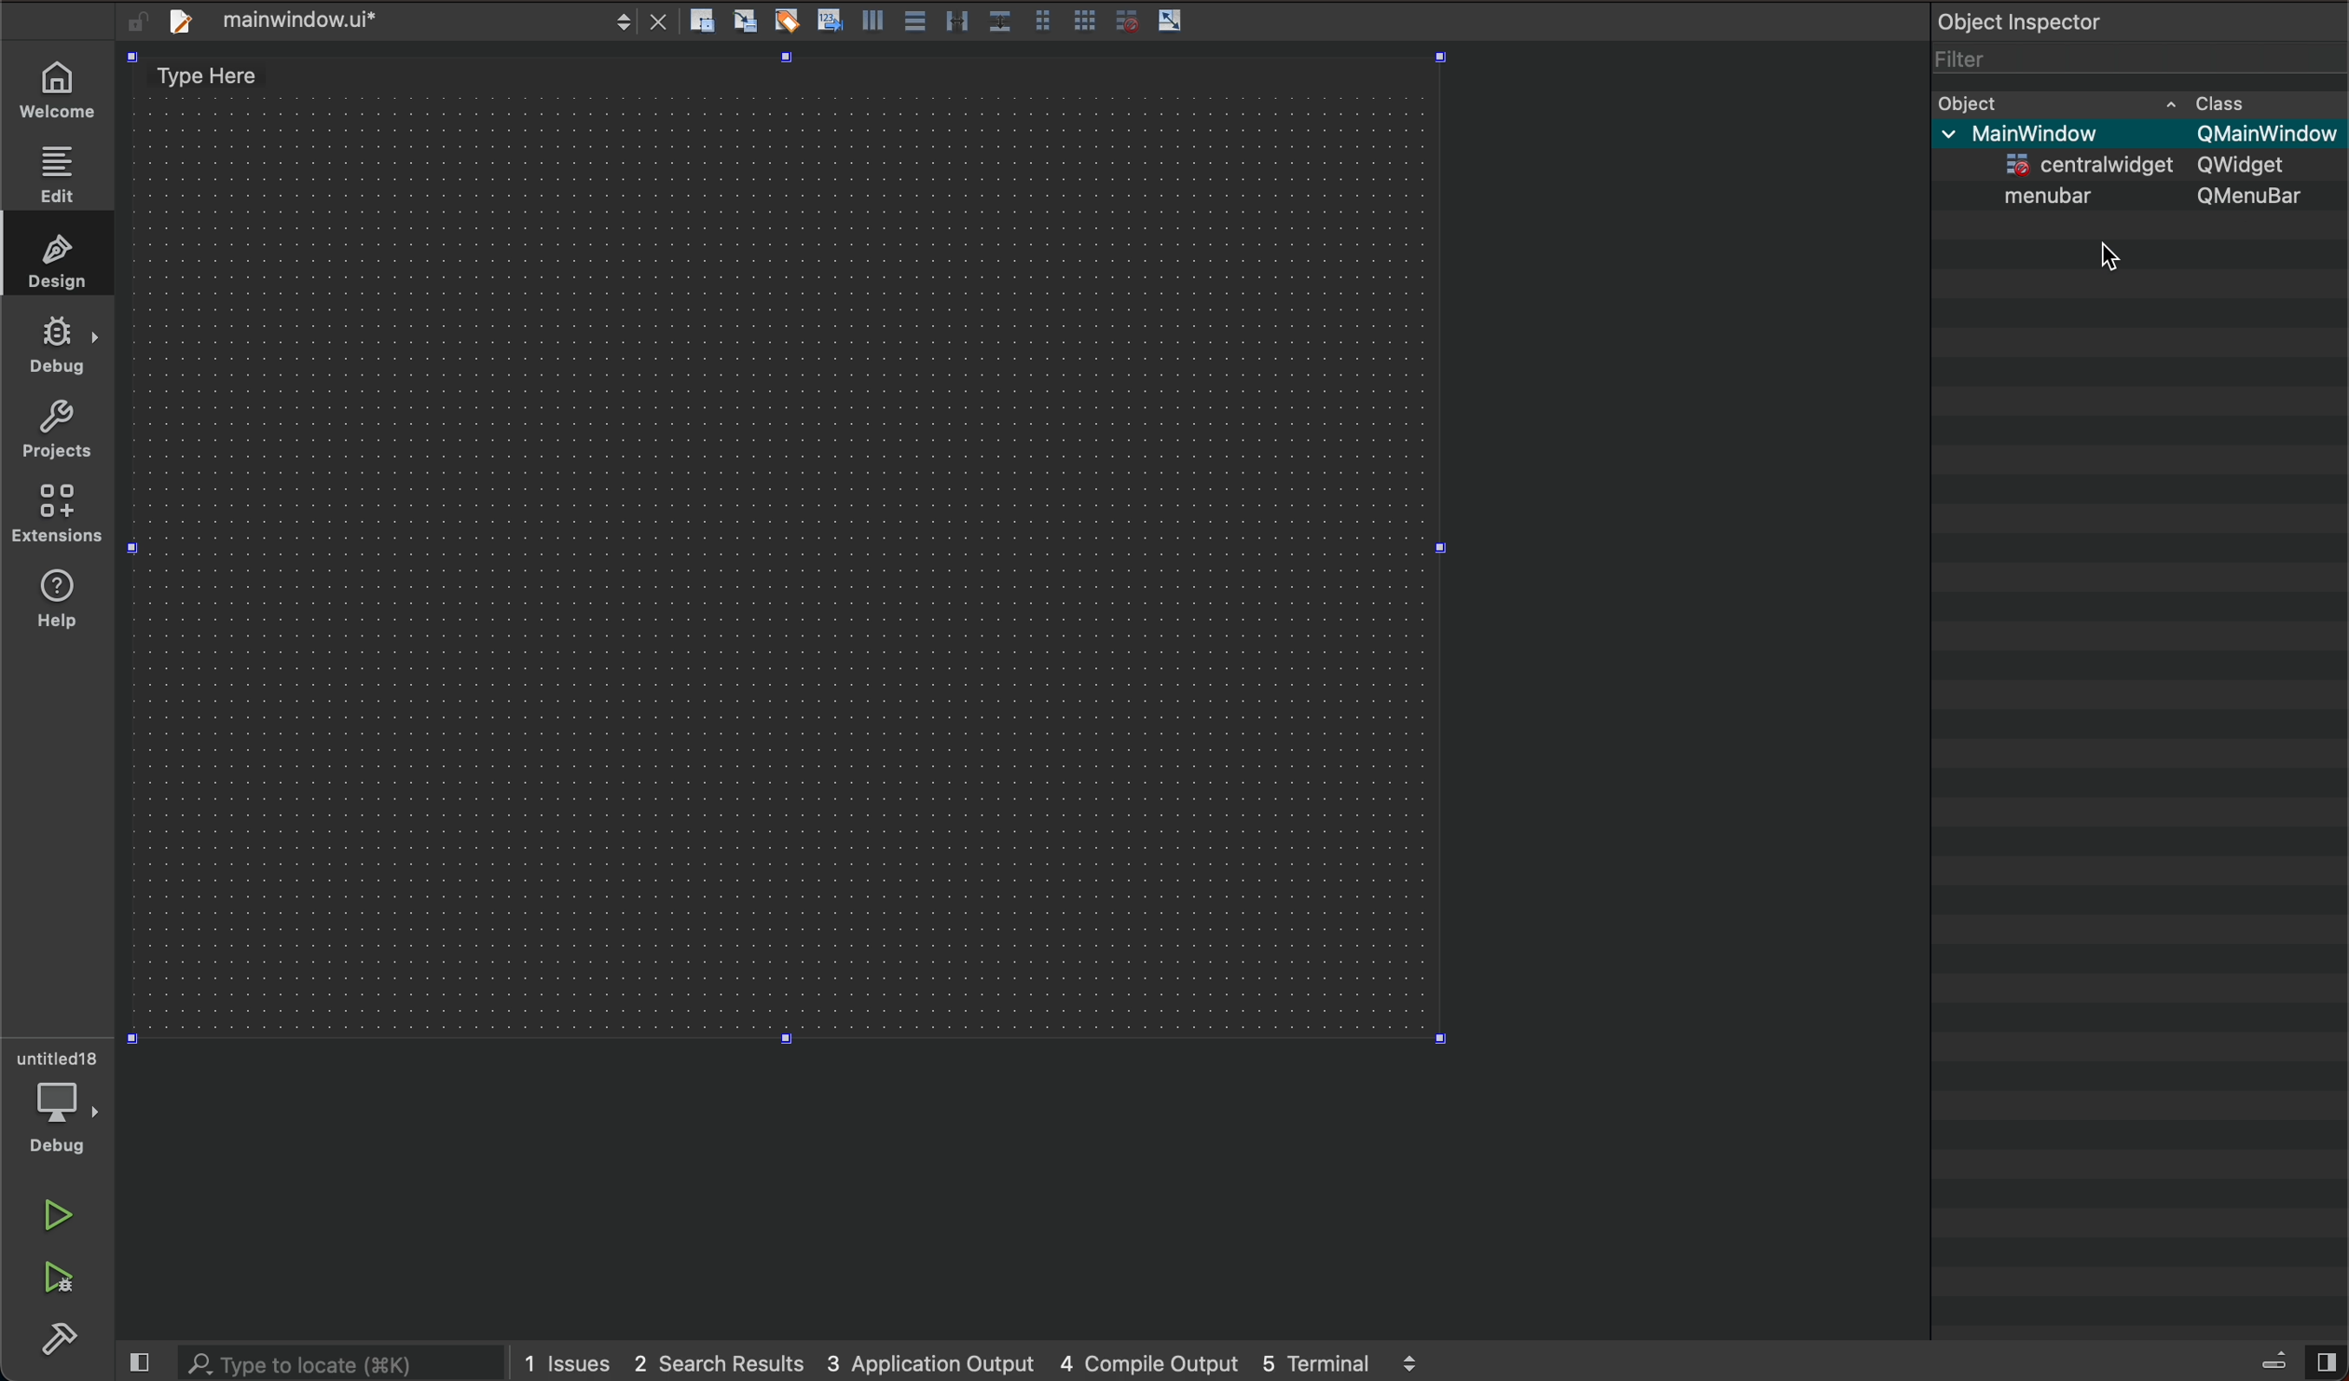 The height and width of the screenshot is (1381, 2349). Describe the element at coordinates (55, 89) in the screenshot. I see `welcome` at that location.